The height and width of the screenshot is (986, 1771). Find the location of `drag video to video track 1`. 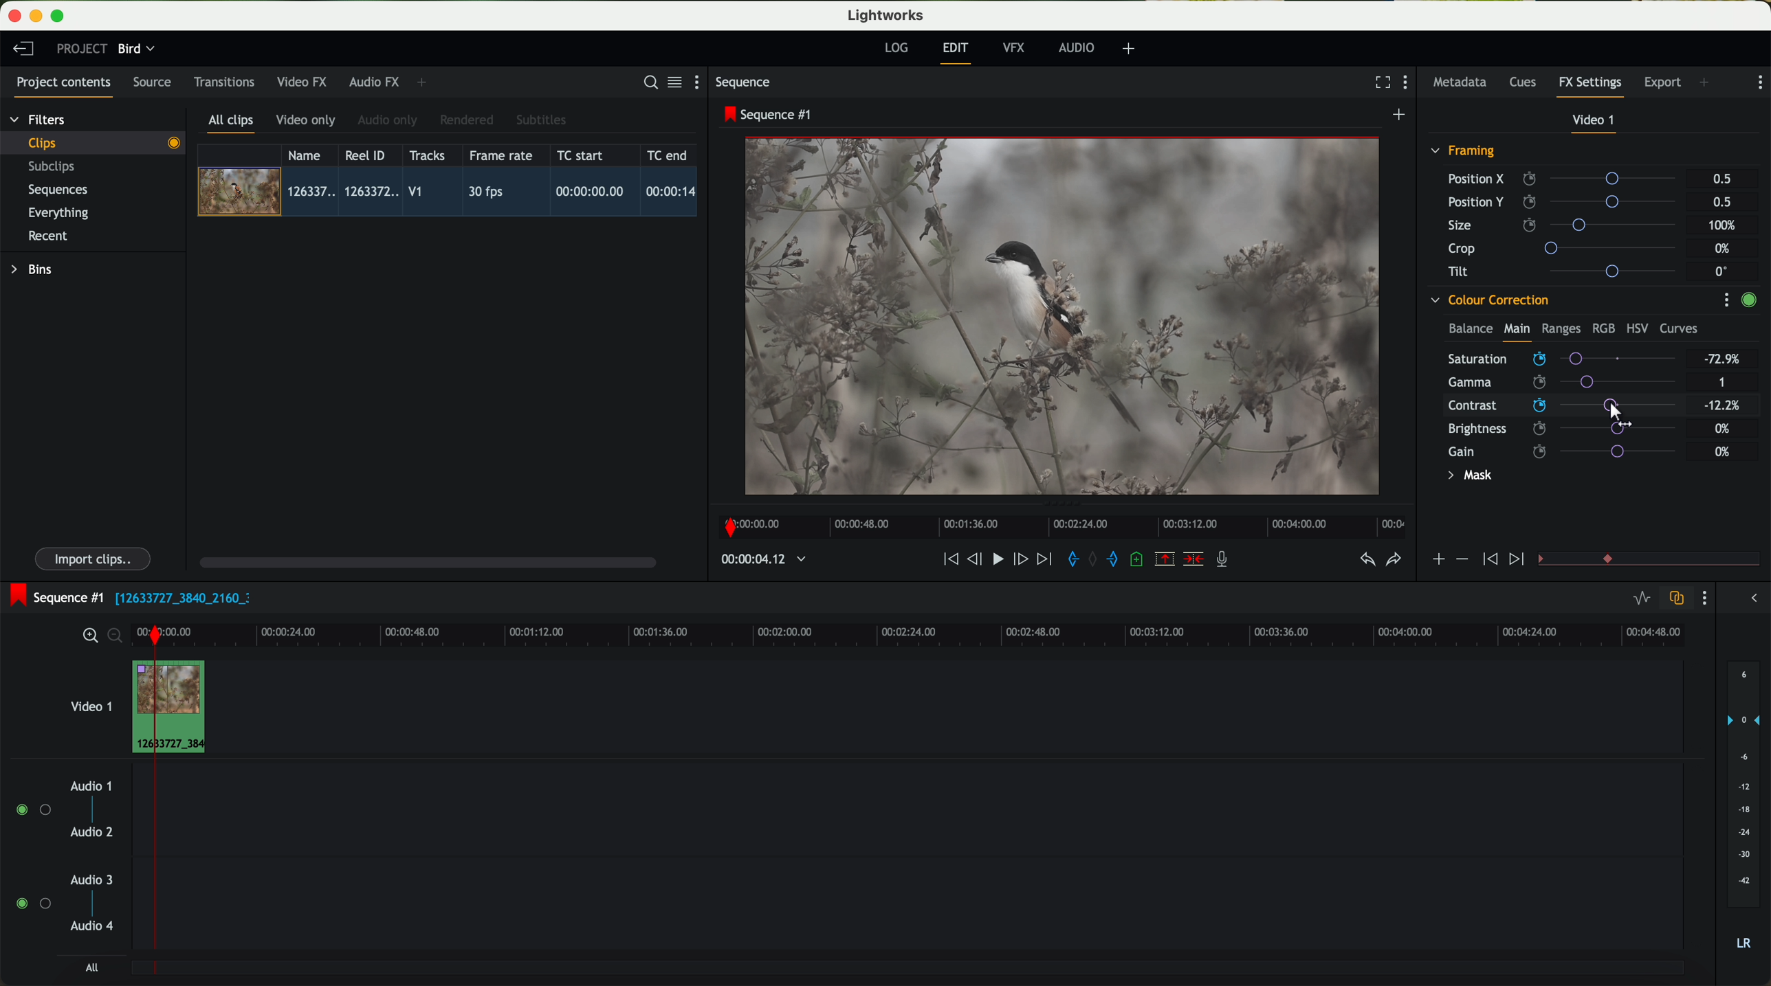

drag video to video track 1 is located at coordinates (175, 708).